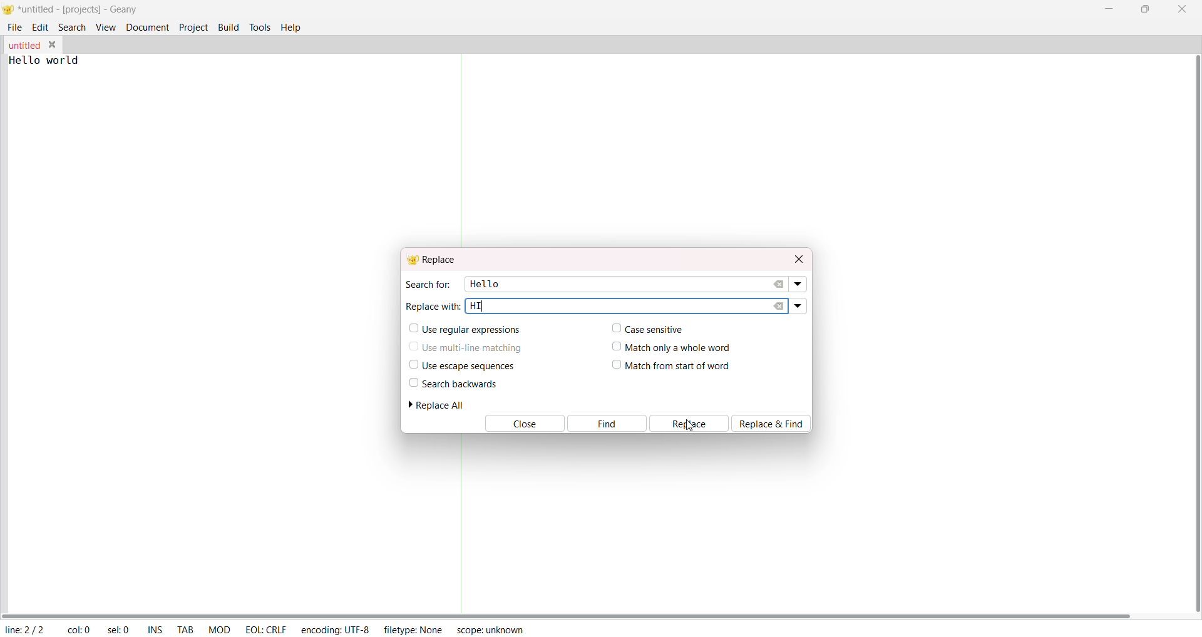 This screenshot has width=1202, height=637. What do you see at coordinates (229, 26) in the screenshot?
I see `build` at bounding box center [229, 26].